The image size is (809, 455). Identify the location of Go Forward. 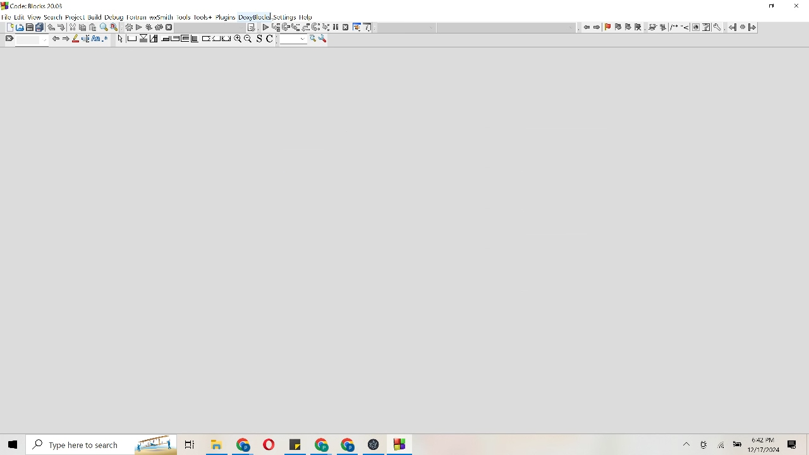
(752, 27).